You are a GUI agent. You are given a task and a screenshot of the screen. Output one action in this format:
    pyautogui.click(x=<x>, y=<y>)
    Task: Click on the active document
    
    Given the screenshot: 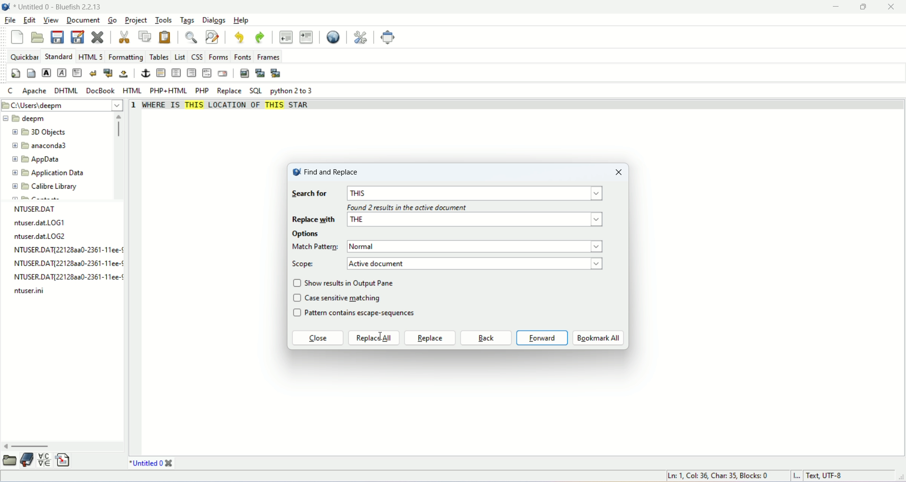 What is the action you would take?
    pyautogui.click(x=478, y=263)
    